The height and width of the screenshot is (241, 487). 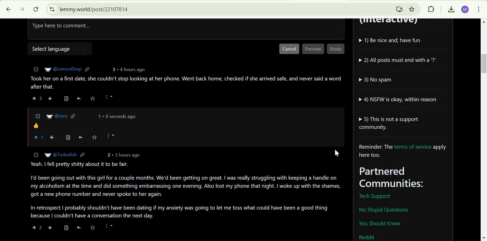 What do you see at coordinates (412, 8) in the screenshot?
I see `Bookmark this tab` at bounding box center [412, 8].